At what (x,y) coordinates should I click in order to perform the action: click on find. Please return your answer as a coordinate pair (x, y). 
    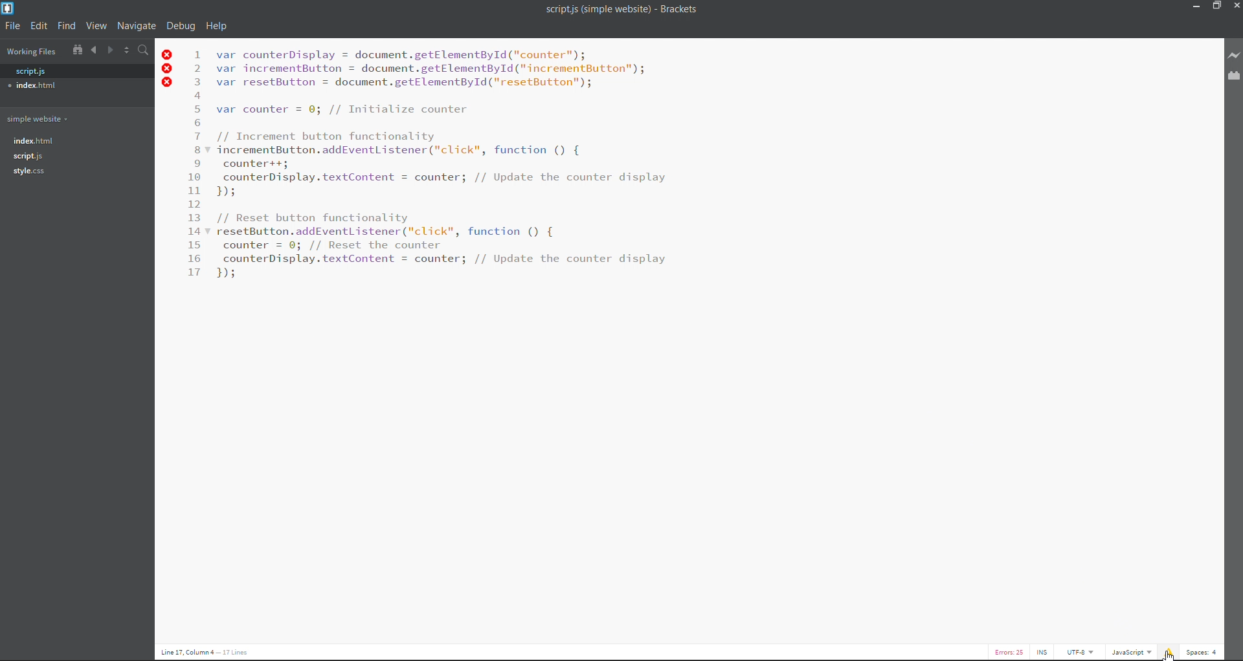
    Looking at the image, I should click on (69, 27).